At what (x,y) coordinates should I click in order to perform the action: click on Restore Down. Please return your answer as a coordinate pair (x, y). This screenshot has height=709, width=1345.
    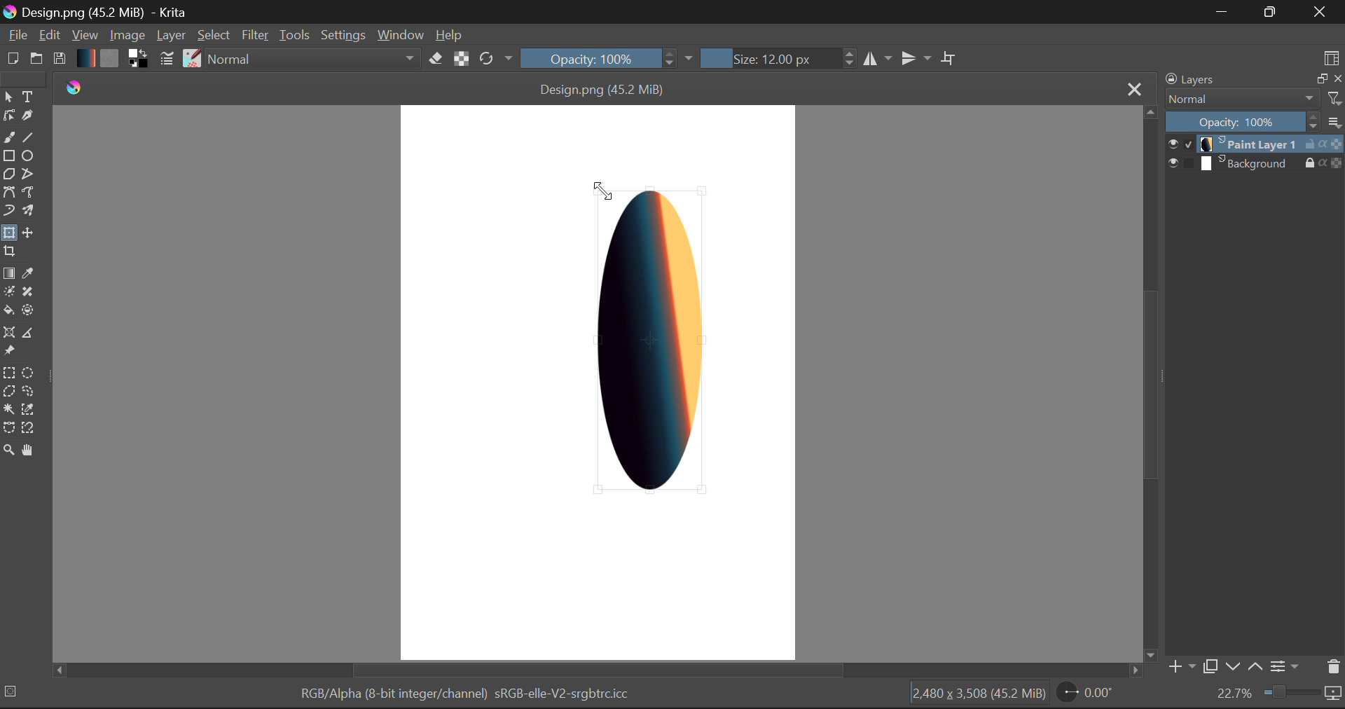
    Looking at the image, I should click on (1220, 12).